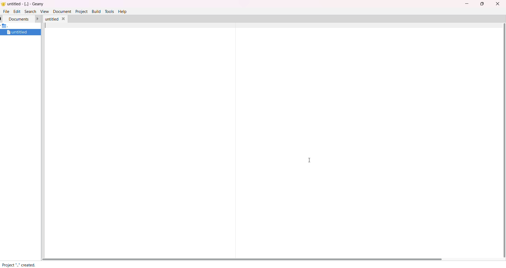 This screenshot has width=506, height=268. What do you see at coordinates (30, 3) in the screenshot?
I see `untitled- [..]- Geany` at bounding box center [30, 3].